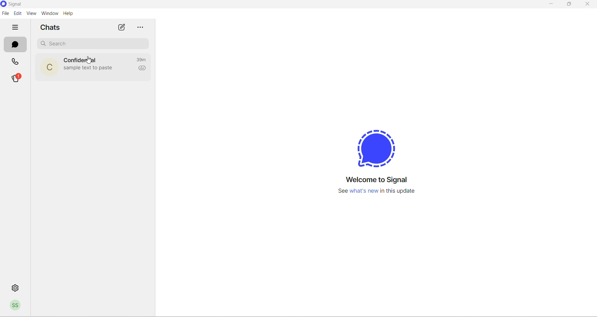  I want to click on view, so click(31, 14).